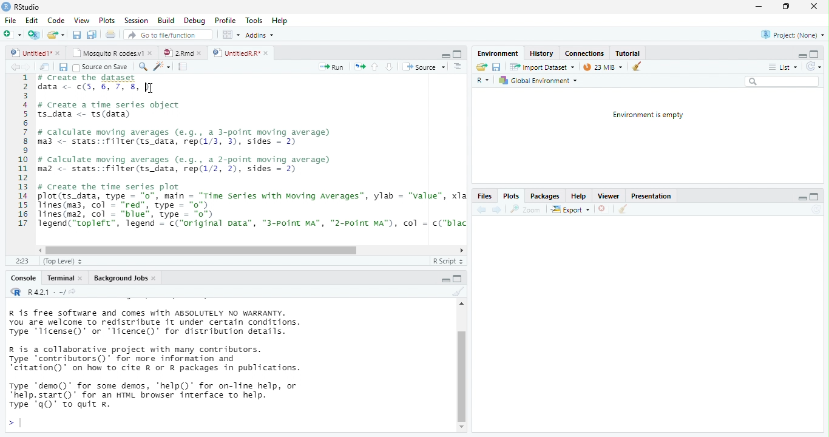 The width and height of the screenshot is (829, 437). Describe the element at coordinates (782, 67) in the screenshot. I see `List` at that location.